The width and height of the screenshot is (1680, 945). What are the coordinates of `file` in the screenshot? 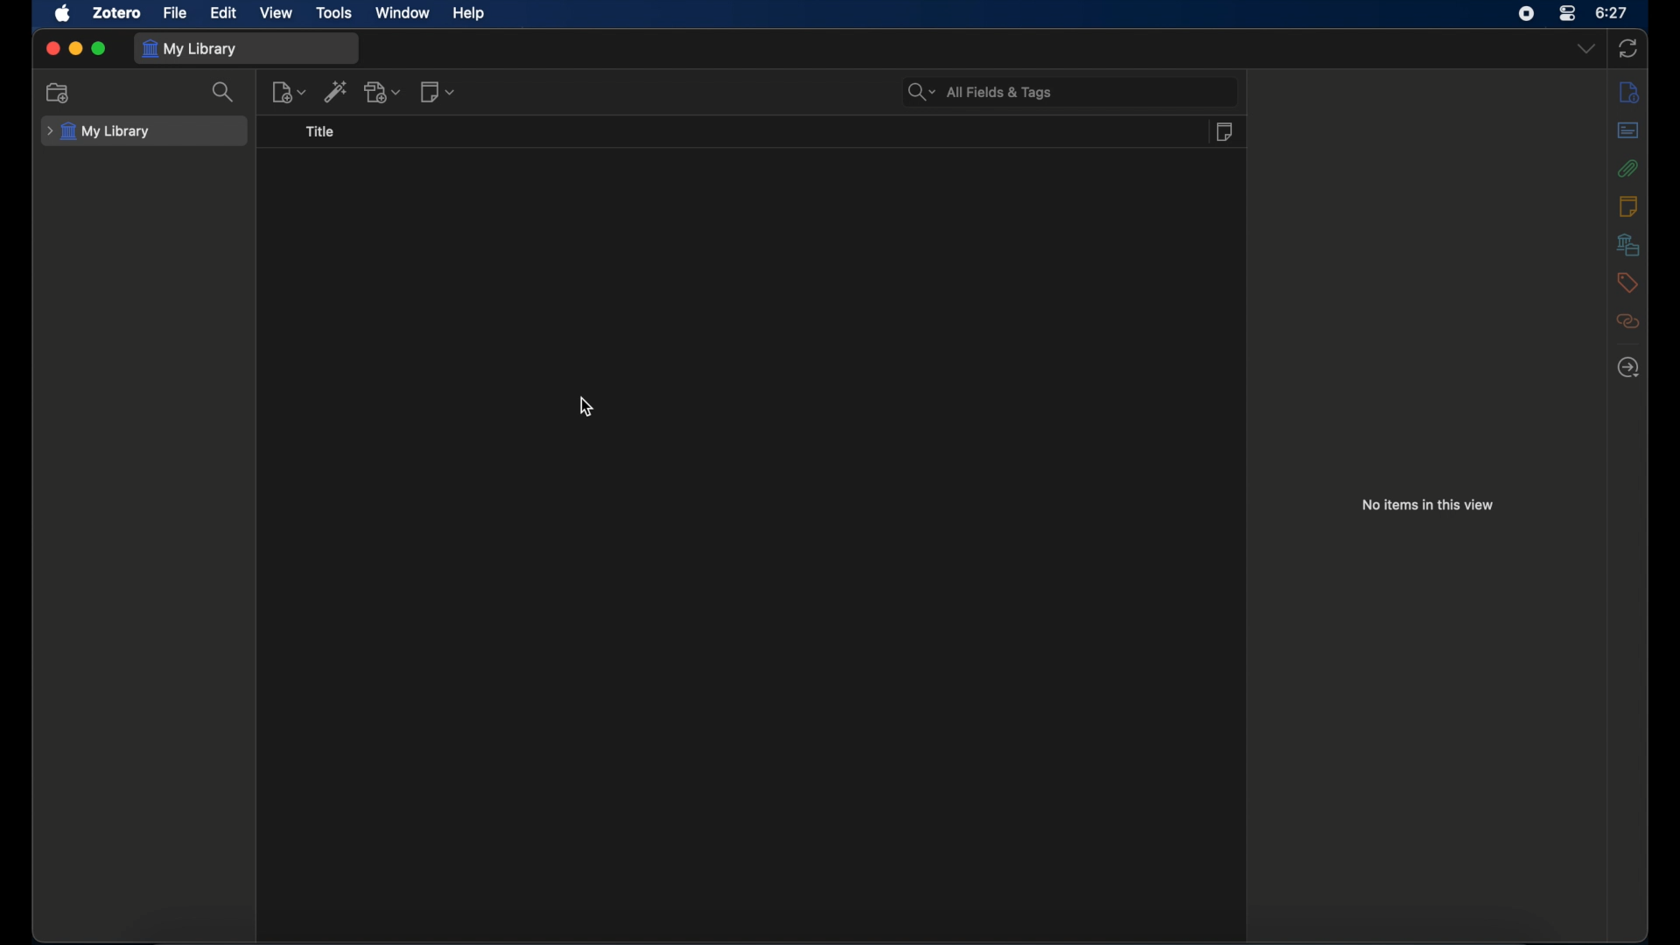 It's located at (175, 13).